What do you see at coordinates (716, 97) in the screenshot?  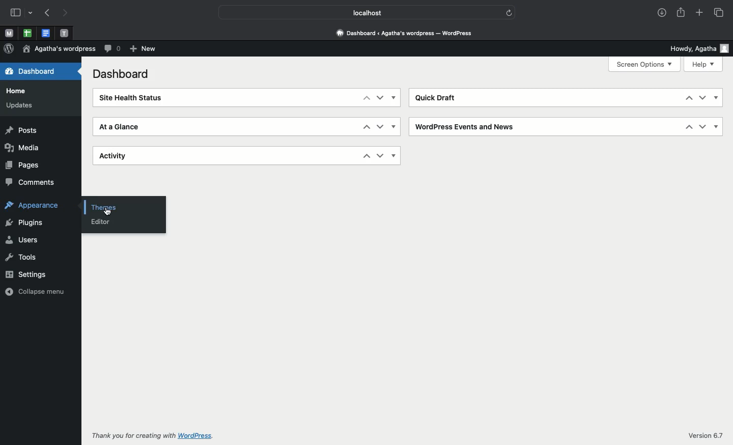 I see `Show` at bounding box center [716, 97].